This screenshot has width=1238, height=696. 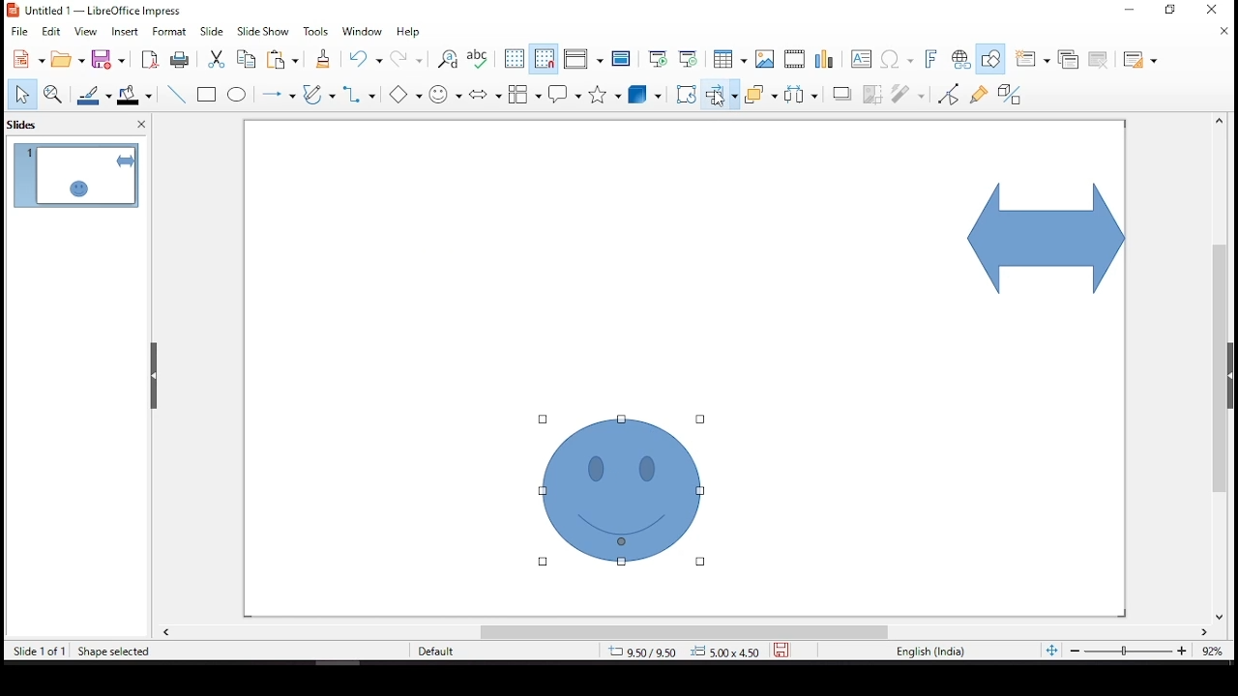 What do you see at coordinates (478, 61) in the screenshot?
I see `spell check` at bounding box center [478, 61].